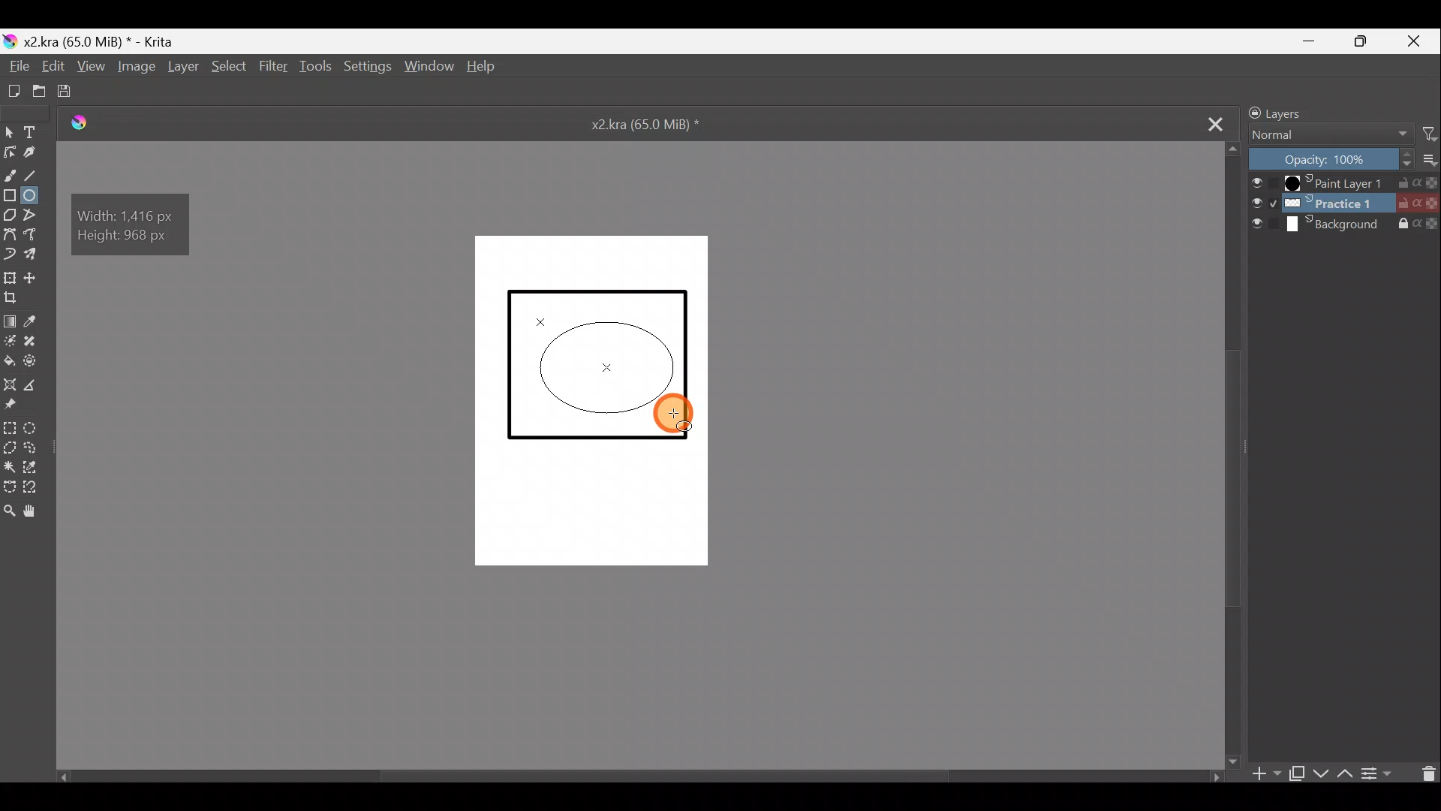 This screenshot has width=1441, height=811. What do you see at coordinates (10, 341) in the screenshot?
I see `Colourise mask tool` at bounding box center [10, 341].